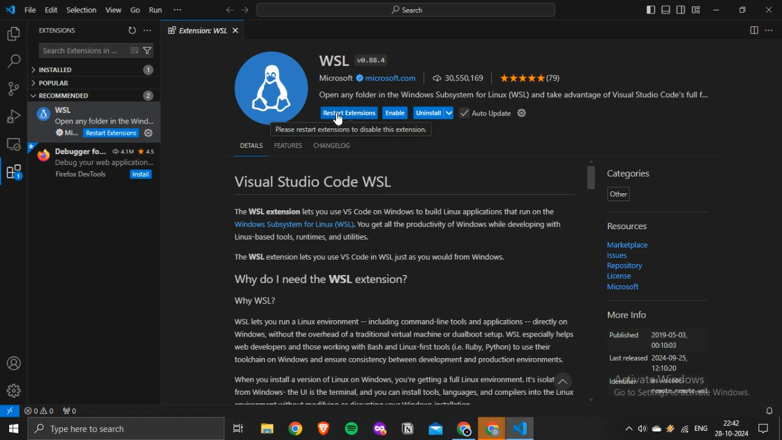 The image size is (782, 440). I want to click on clear, so click(134, 50).